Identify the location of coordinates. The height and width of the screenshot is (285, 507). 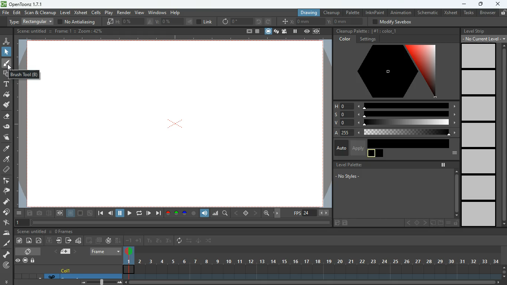
(324, 22).